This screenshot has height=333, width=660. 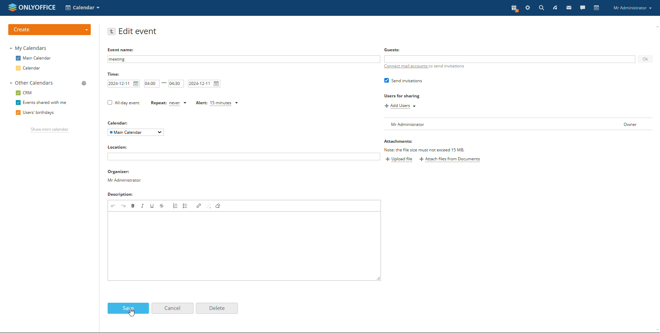 I want to click on alert set, so click(x=218, y=103).